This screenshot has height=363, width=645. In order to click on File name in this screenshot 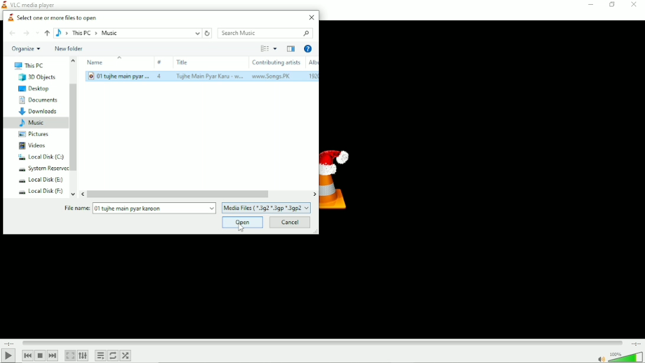, I will do `click(139, 209)`.